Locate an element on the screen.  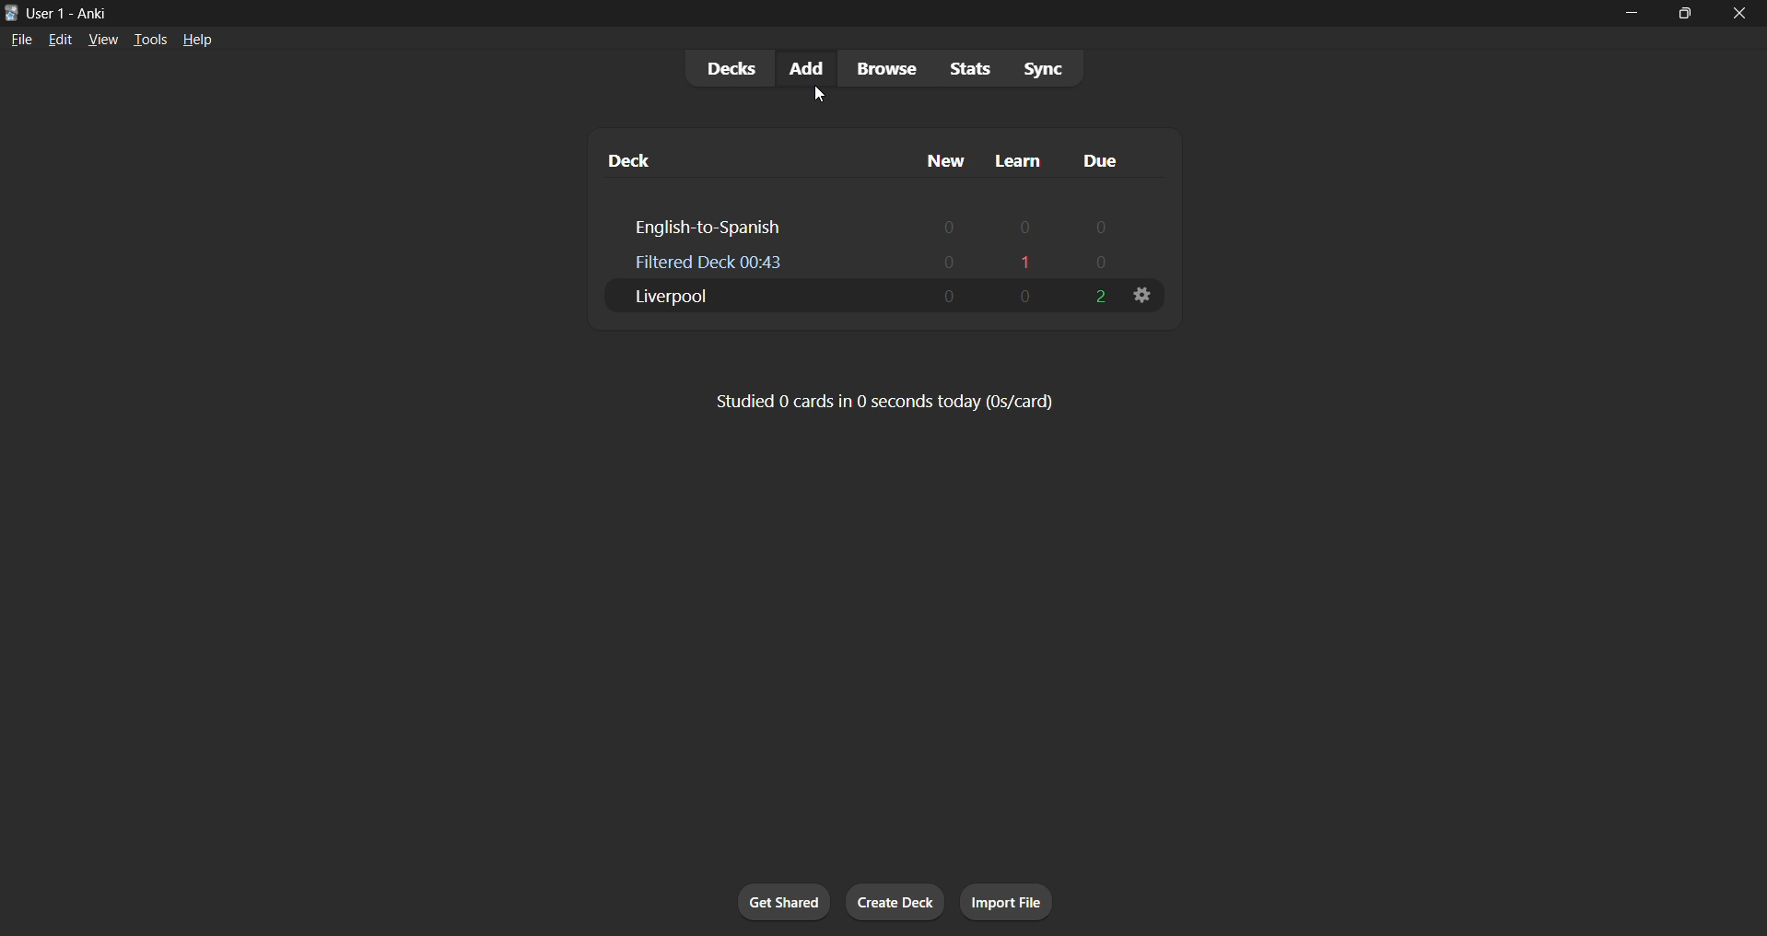
import file is located at coordinates (1004, 899).